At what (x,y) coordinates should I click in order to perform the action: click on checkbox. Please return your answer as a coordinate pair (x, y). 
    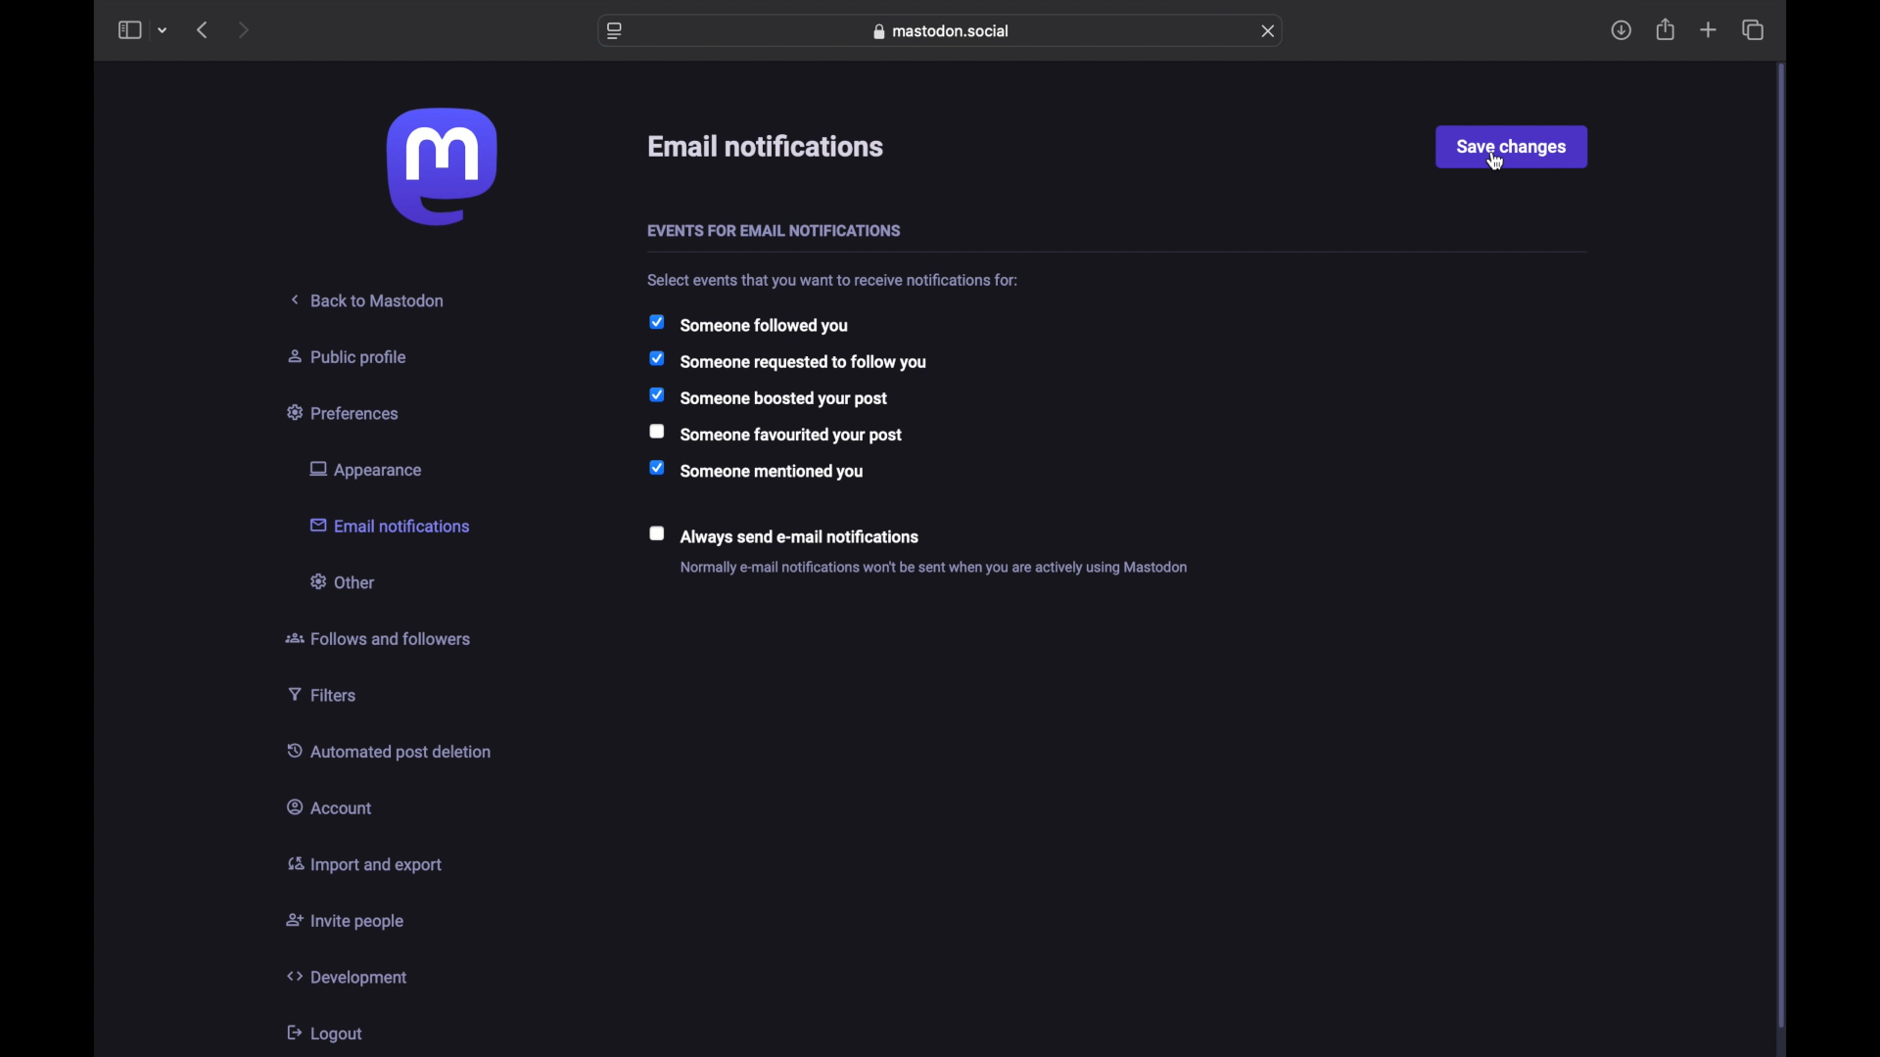
    Looking at the image, I should click on (777, 434).